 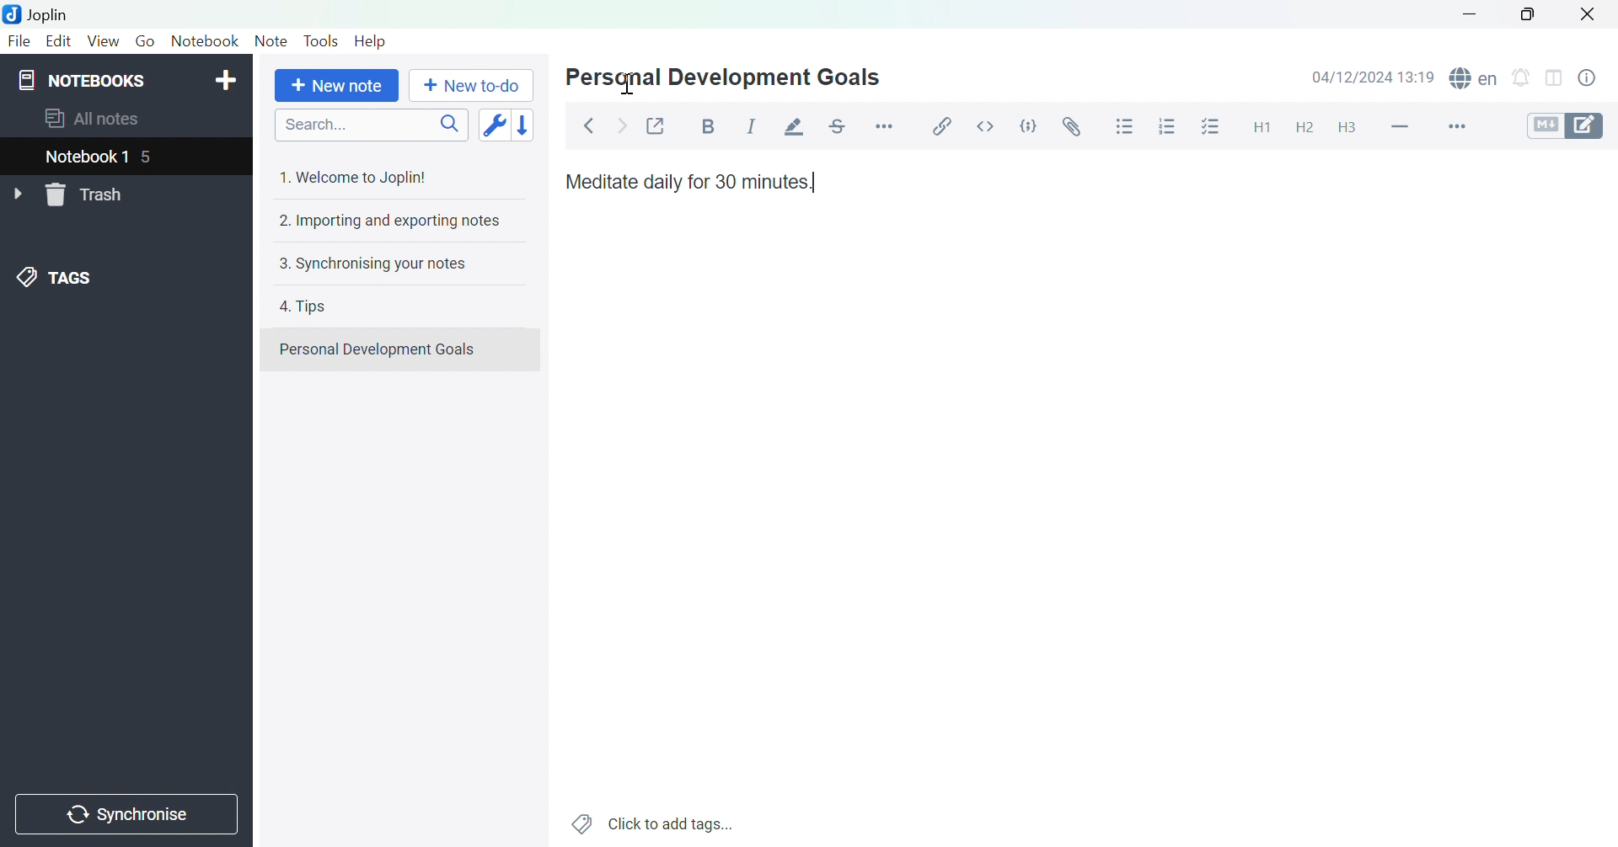 What do you see at coordinates (206, 44) in the screenshot?
I see `Notebook` at bounding box center [206, 44].